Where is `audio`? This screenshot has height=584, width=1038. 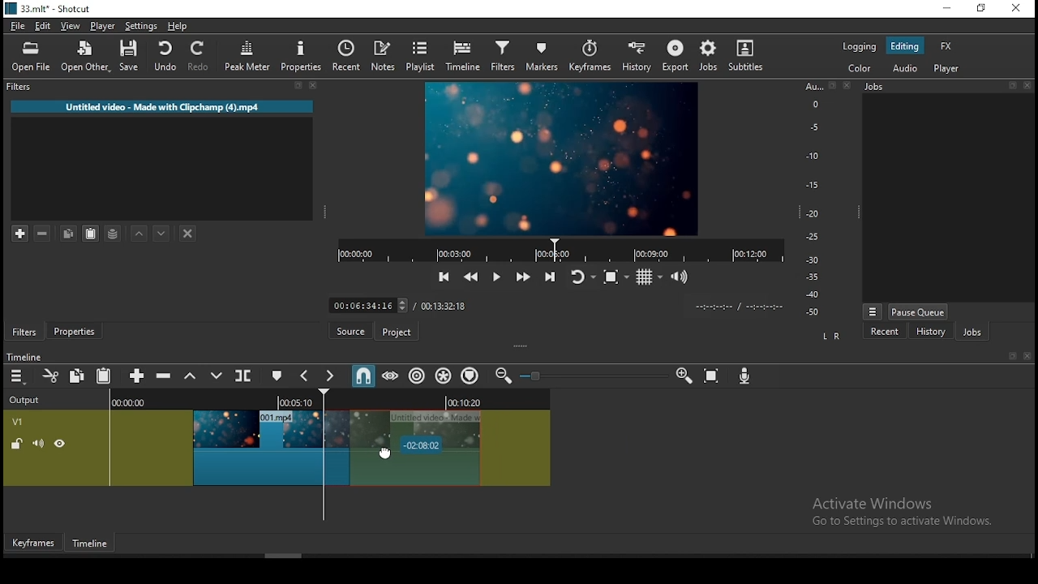 audio is located at coordinates (906, 68).